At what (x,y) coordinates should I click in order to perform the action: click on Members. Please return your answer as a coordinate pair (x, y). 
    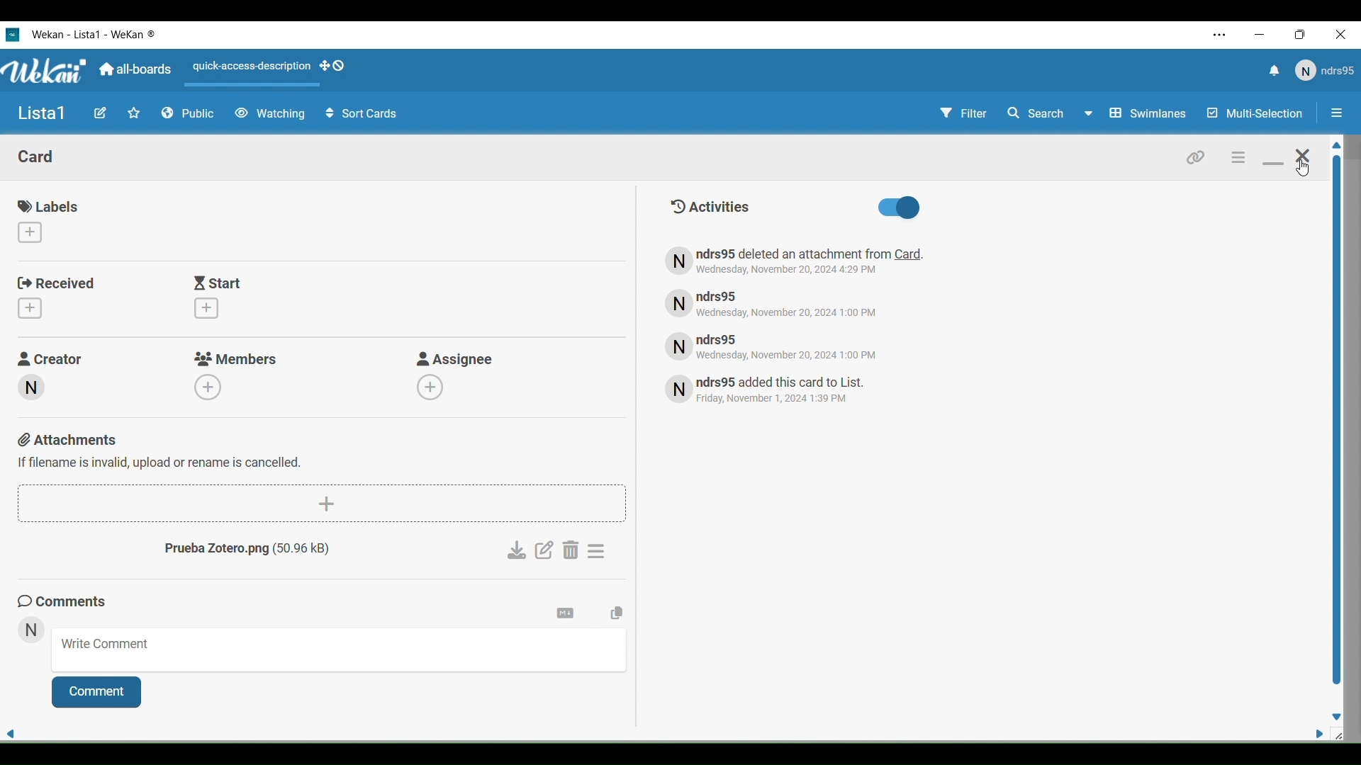
    Looking at the image, I should click on (236, 358).